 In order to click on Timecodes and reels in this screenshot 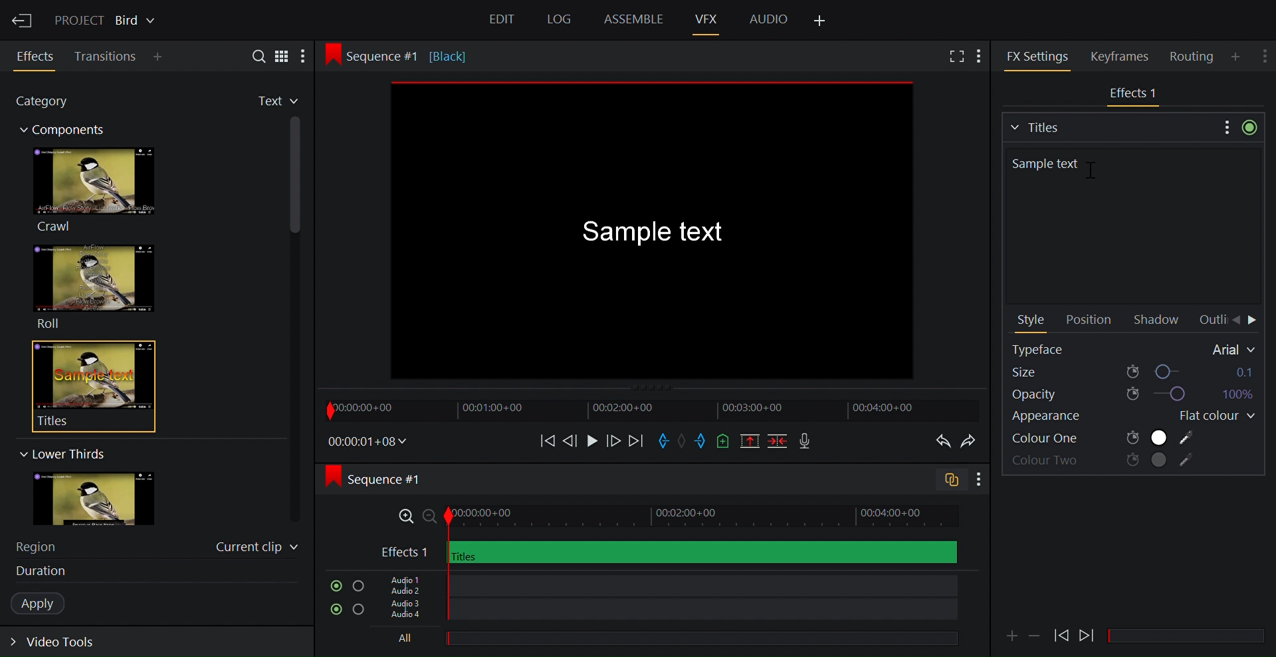, I will do `click(368, 442)`.